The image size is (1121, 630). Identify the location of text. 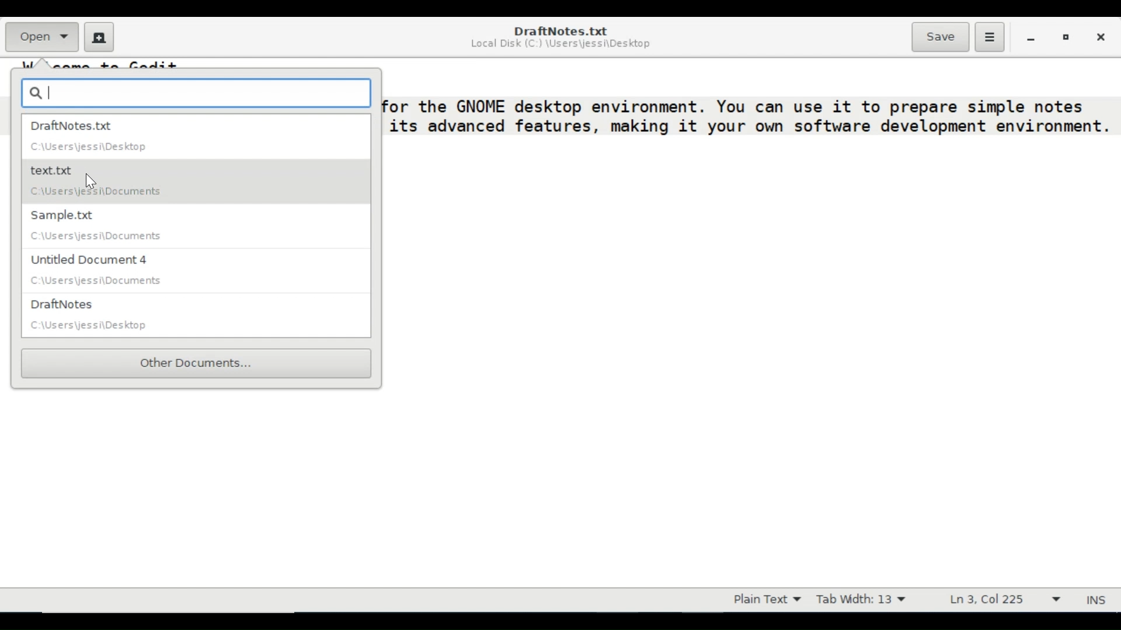
(740, 104).